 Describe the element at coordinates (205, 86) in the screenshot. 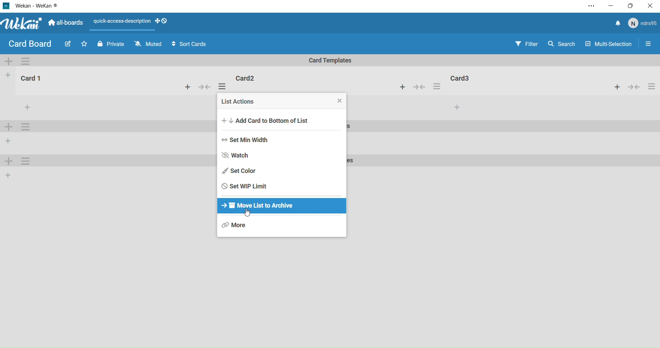

I see `collapse` at that location.